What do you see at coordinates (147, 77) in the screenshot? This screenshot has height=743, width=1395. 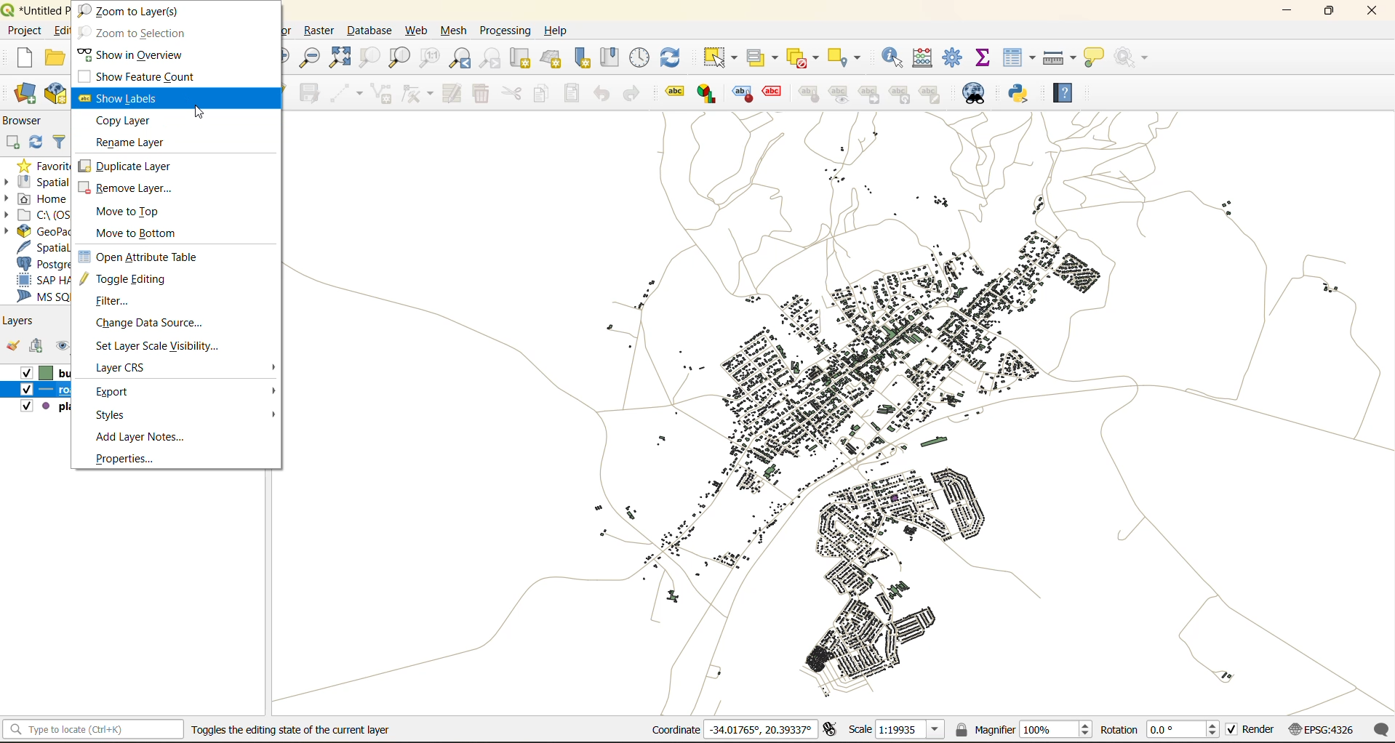 I see `show feature count` at bounding box center [147, 77].